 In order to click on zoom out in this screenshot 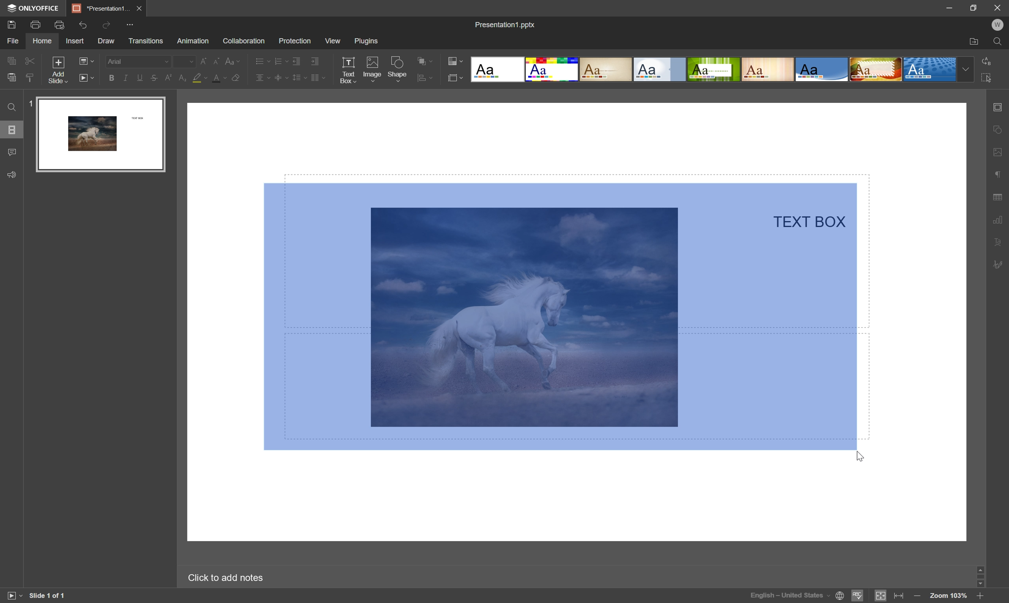, I will do `click(915, 596)`.